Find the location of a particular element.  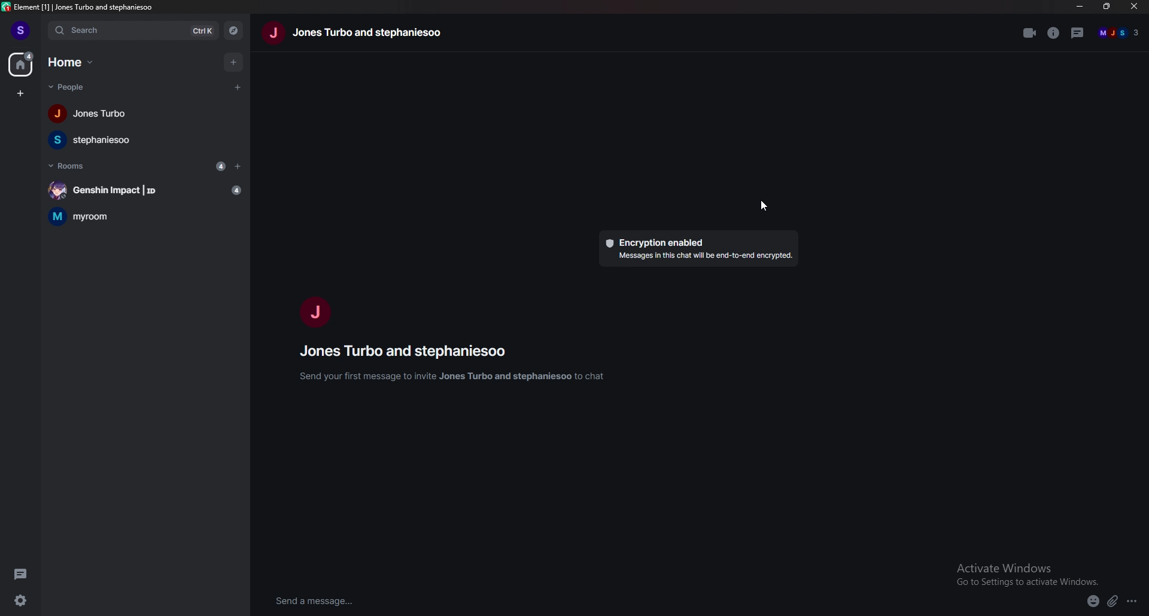

j is located at coordinates (273, 33).